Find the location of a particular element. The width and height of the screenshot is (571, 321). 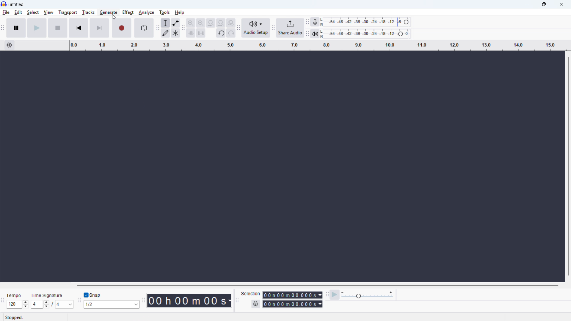

Quit selection to width  is located at coordinates (211, 23).